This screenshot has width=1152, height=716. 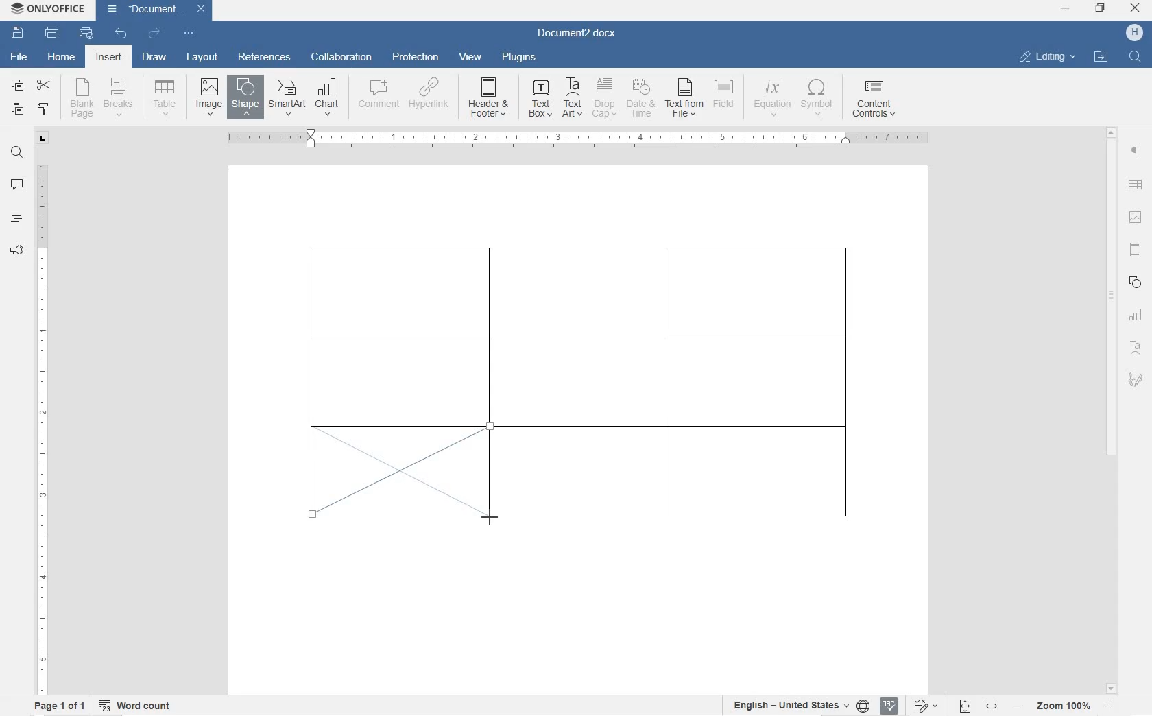 I want to click on feedback & support, so click(x=16, y=252).